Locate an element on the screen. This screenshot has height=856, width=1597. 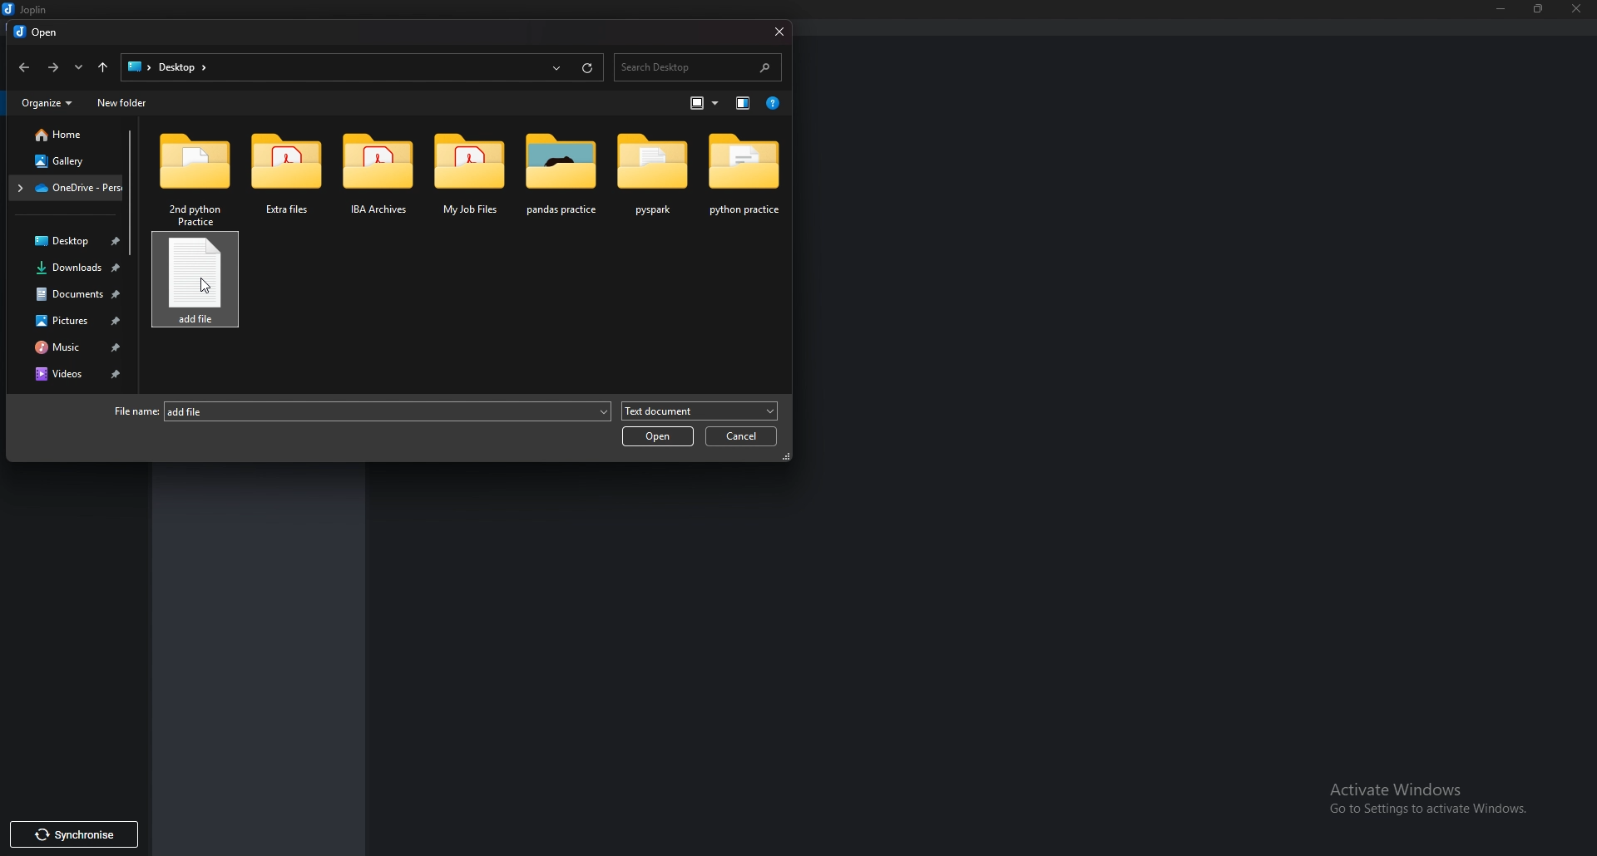
Home is located at coordinates (62, 135).